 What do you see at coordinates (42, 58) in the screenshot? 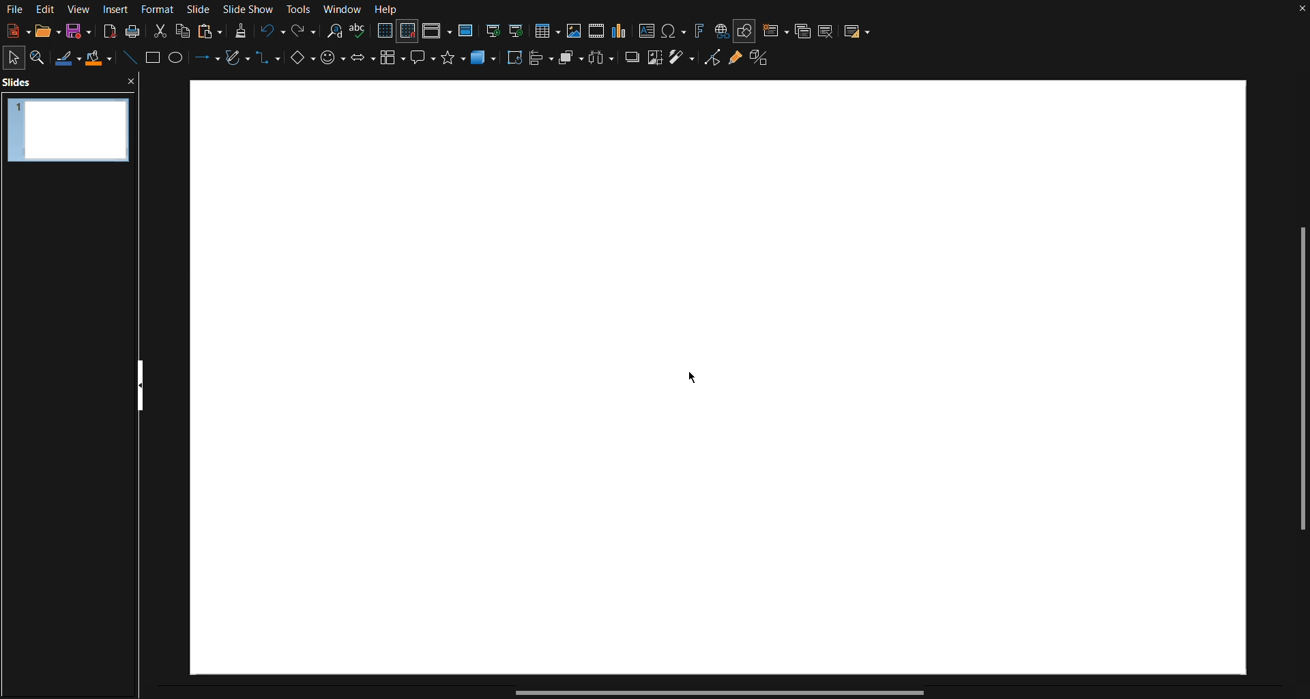
I see `Zoom and Pan` at bounding box center [42, 58].